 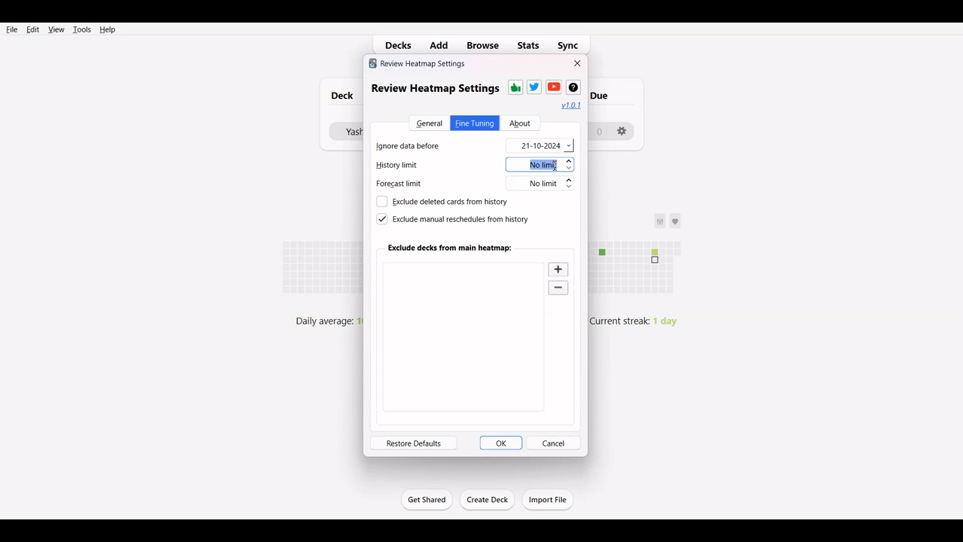 What do you see at coordinates (608, 94) in the screenshot?
I see `due` at bounding box center [608, 94].